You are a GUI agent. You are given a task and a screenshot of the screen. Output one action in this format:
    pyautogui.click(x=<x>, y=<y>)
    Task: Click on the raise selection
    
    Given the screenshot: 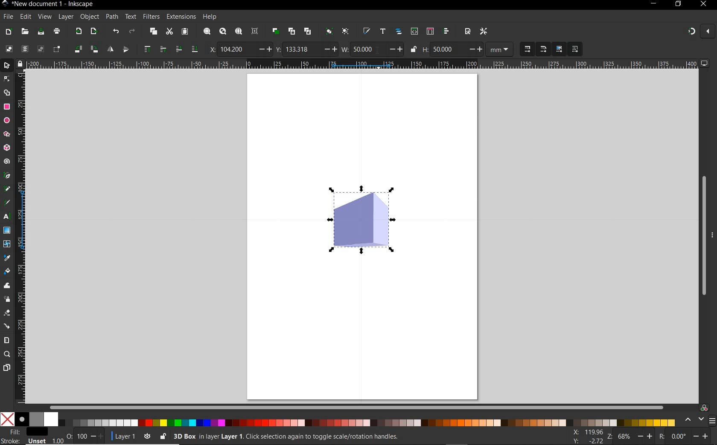 What is the action you would take?
    pyautogui.click(x=147, y=50)
    